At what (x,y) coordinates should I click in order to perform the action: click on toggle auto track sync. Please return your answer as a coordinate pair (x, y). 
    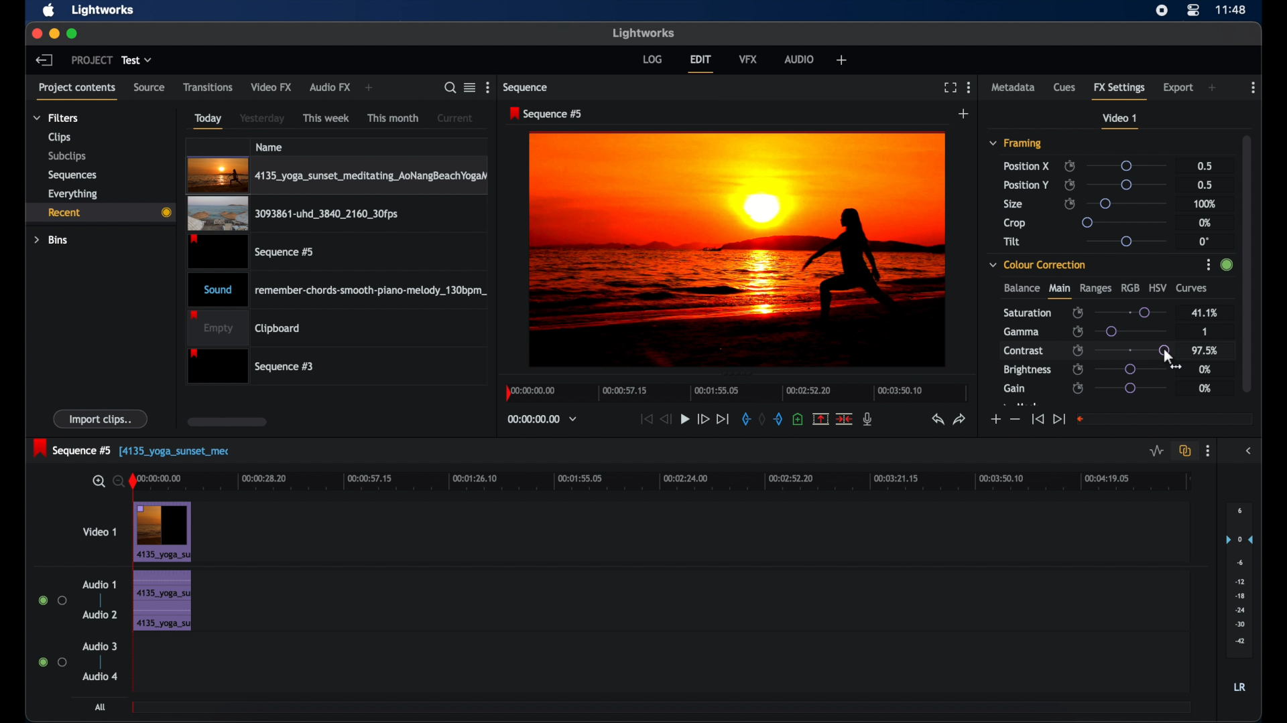
    Looking at the image, I should click on (1183, 450).